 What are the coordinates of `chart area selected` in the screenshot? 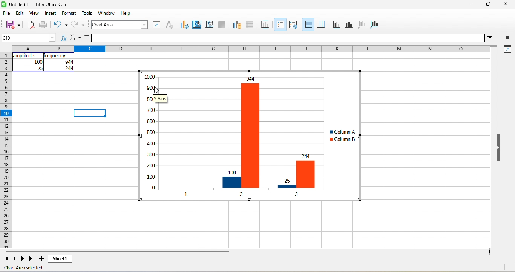 It's located at (26, 268).